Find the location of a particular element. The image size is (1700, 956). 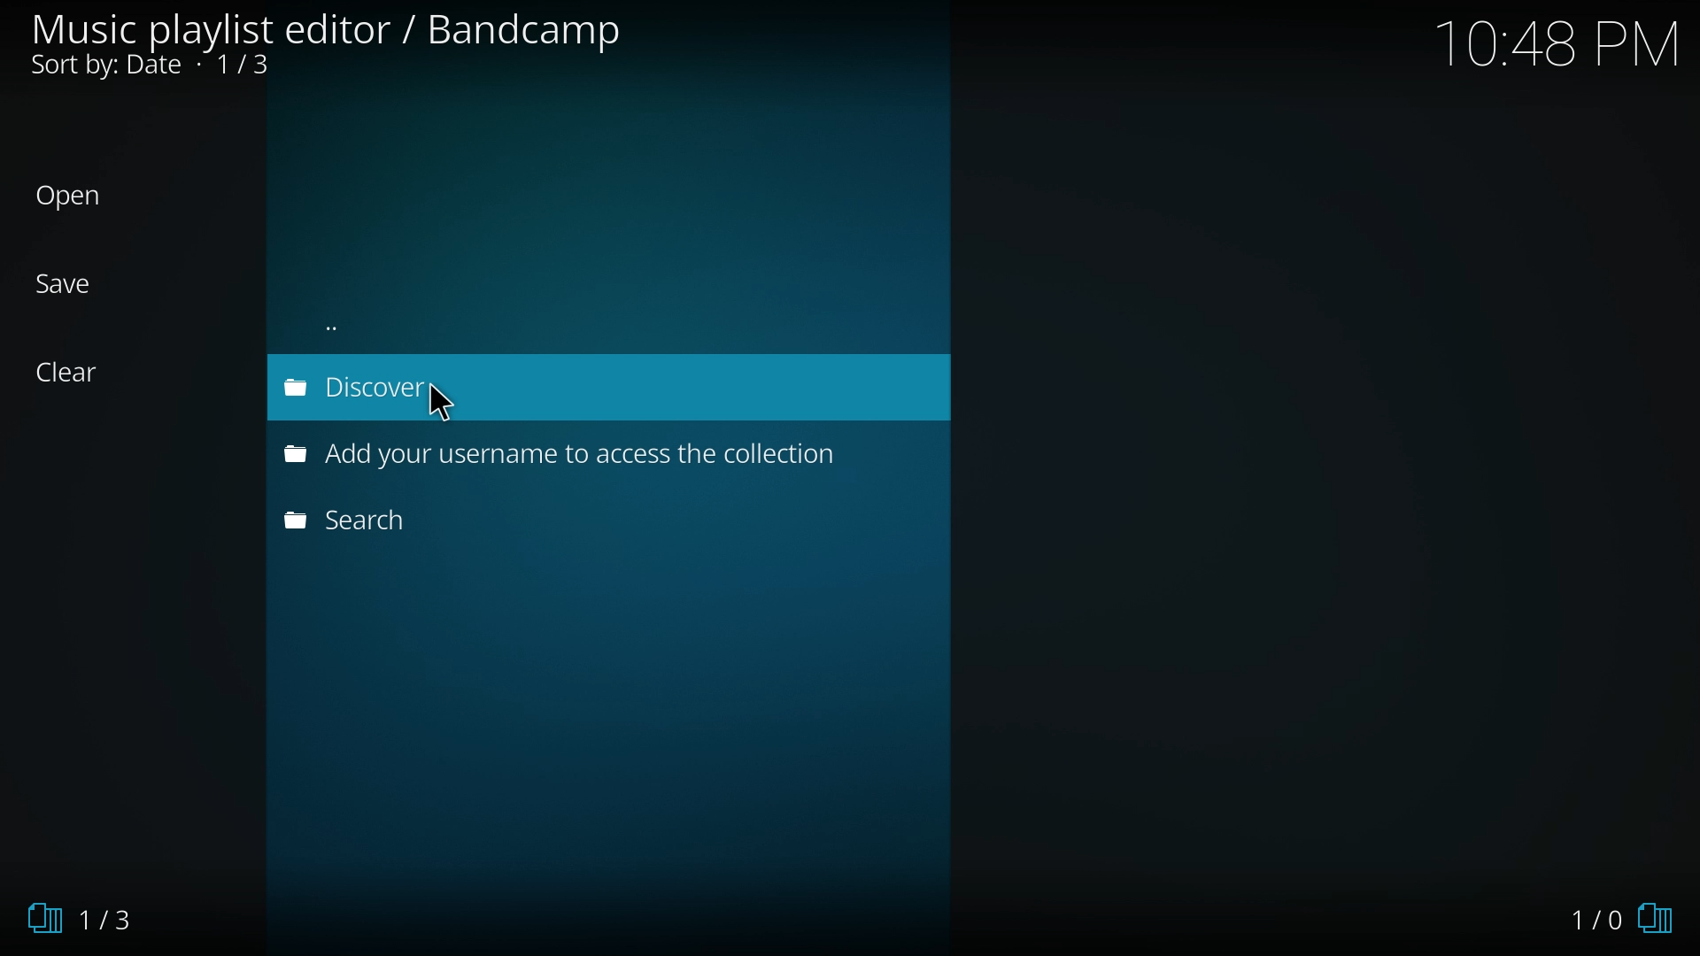

1/3 is located at coordinates (93, 919).